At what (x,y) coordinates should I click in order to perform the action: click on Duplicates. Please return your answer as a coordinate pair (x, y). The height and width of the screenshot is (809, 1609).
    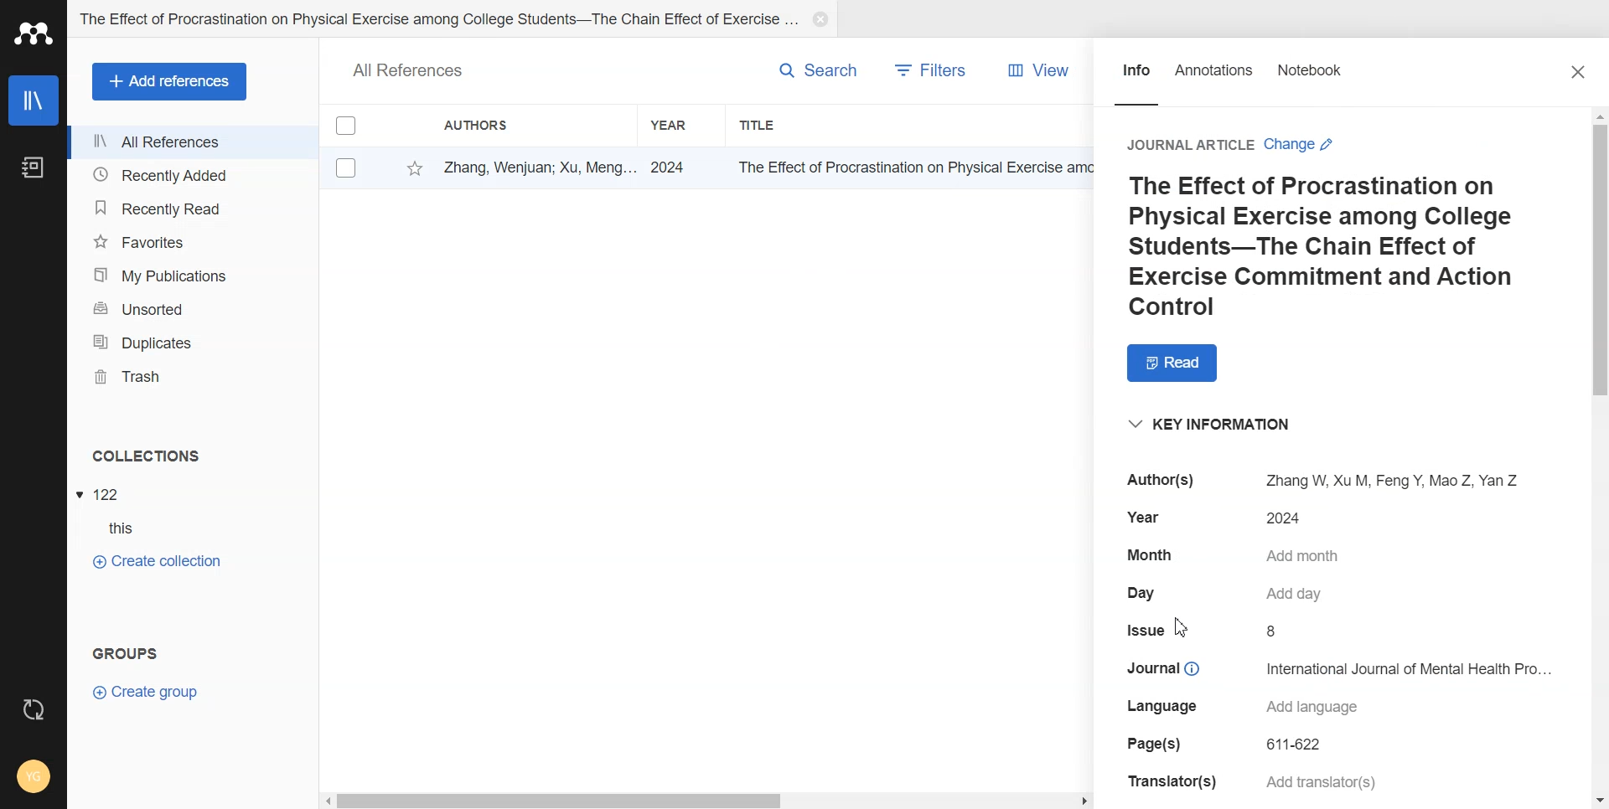
    Looking at the image, I should click on (193, 341).